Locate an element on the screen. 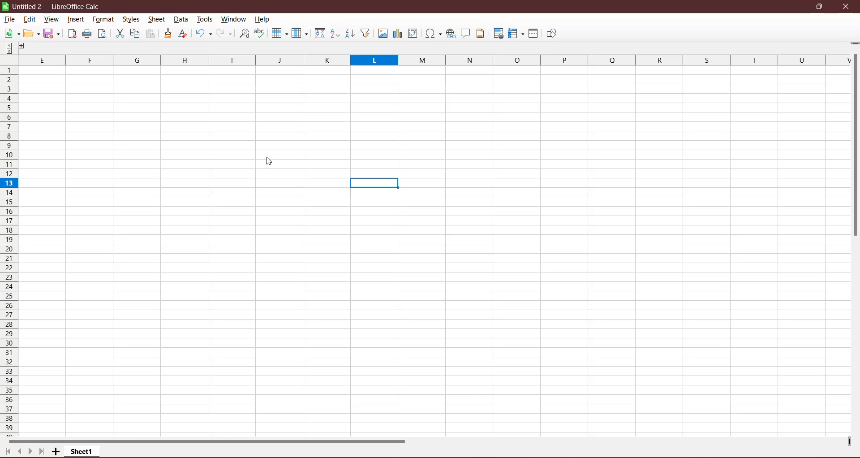  Split Windows is located at coordinates (533, 33).